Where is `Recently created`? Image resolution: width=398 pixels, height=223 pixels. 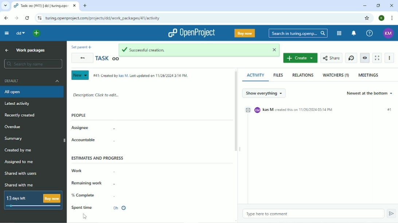
Recently created is located at coordinates (20, 115).